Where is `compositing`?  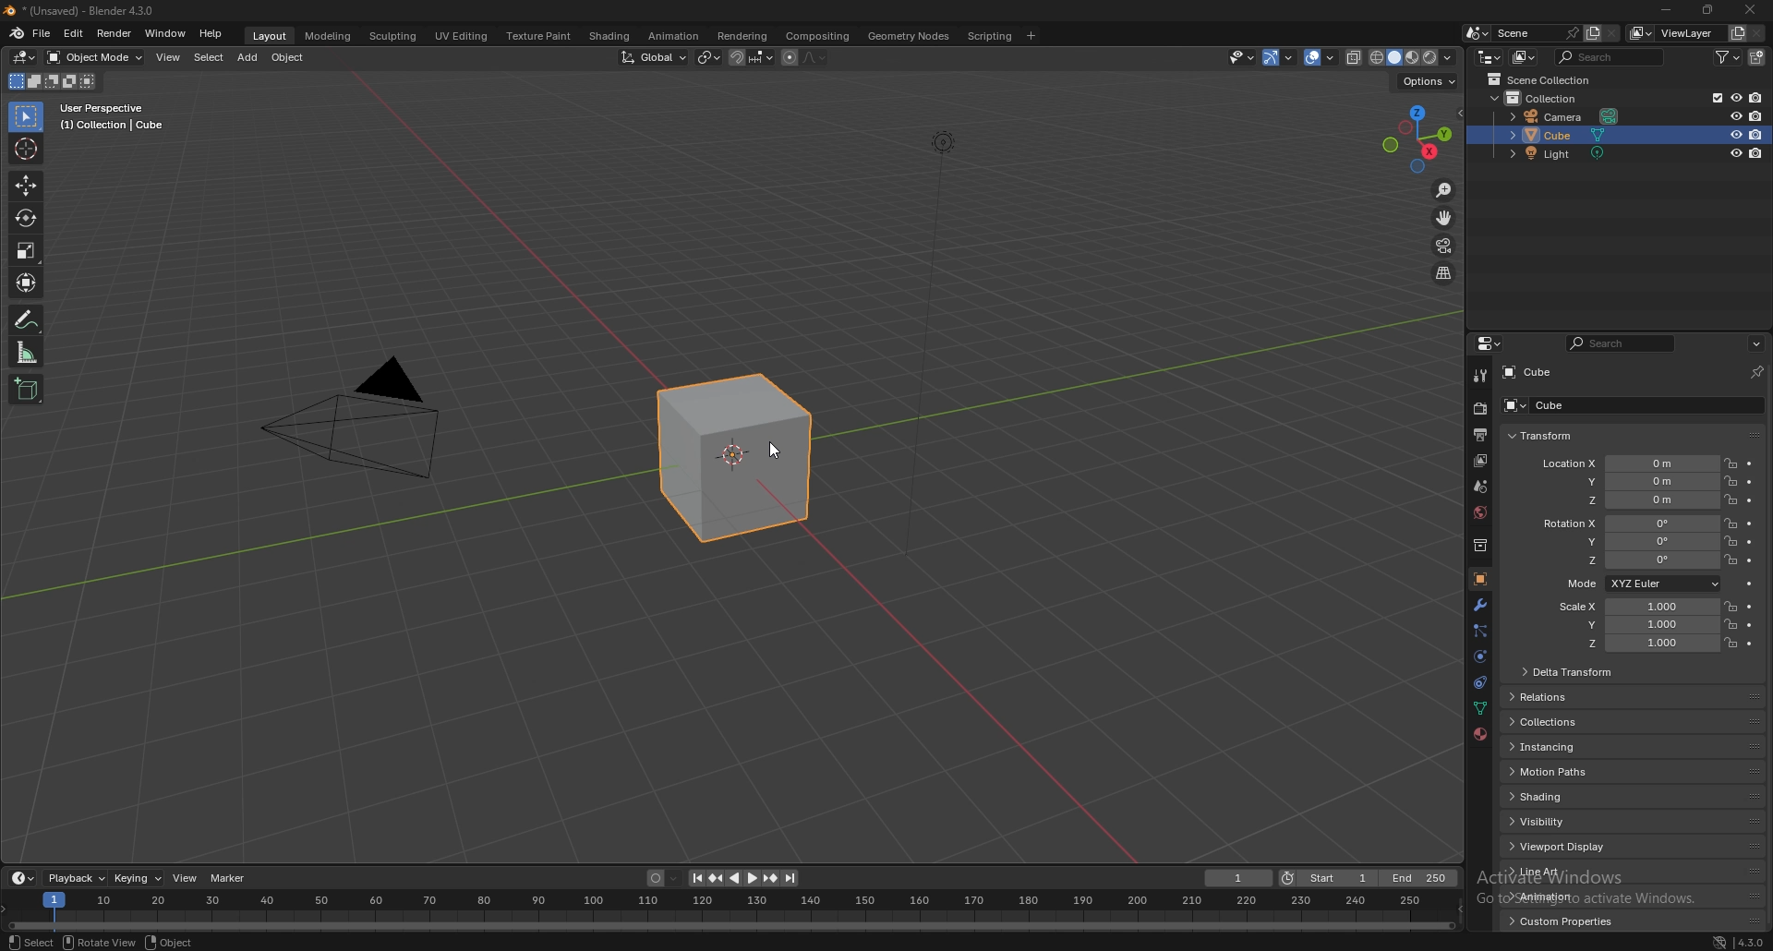 compositing is located at coordinates (821, 36).